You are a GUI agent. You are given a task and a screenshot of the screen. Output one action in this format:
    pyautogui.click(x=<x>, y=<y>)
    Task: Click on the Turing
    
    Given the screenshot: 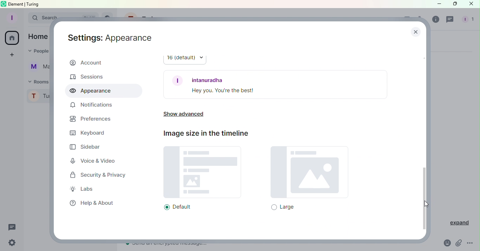 What is the action you would take?
    pyautogui.click(x=38, y=95)
    